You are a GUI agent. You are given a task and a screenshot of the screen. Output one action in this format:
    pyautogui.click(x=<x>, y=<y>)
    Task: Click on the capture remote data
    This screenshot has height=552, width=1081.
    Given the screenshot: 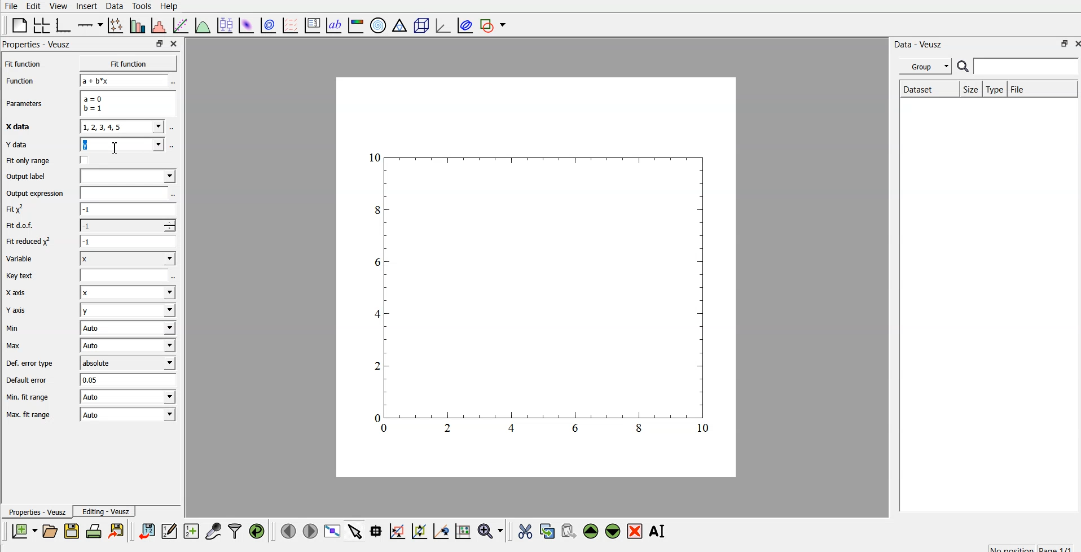 What is the action you would take?
    pyautogui.click(x=214, y=532)
    